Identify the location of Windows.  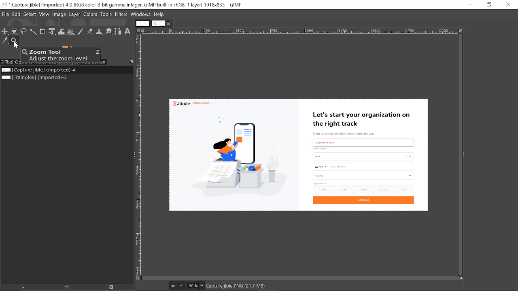
(140, 15).